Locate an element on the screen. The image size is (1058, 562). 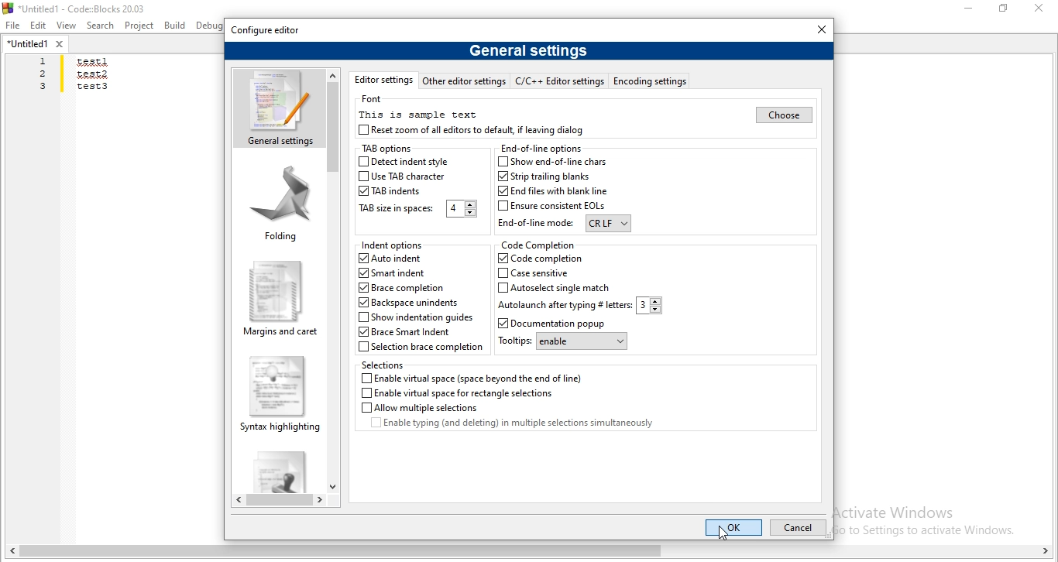
TAB options is located at coordinates (385, 149).